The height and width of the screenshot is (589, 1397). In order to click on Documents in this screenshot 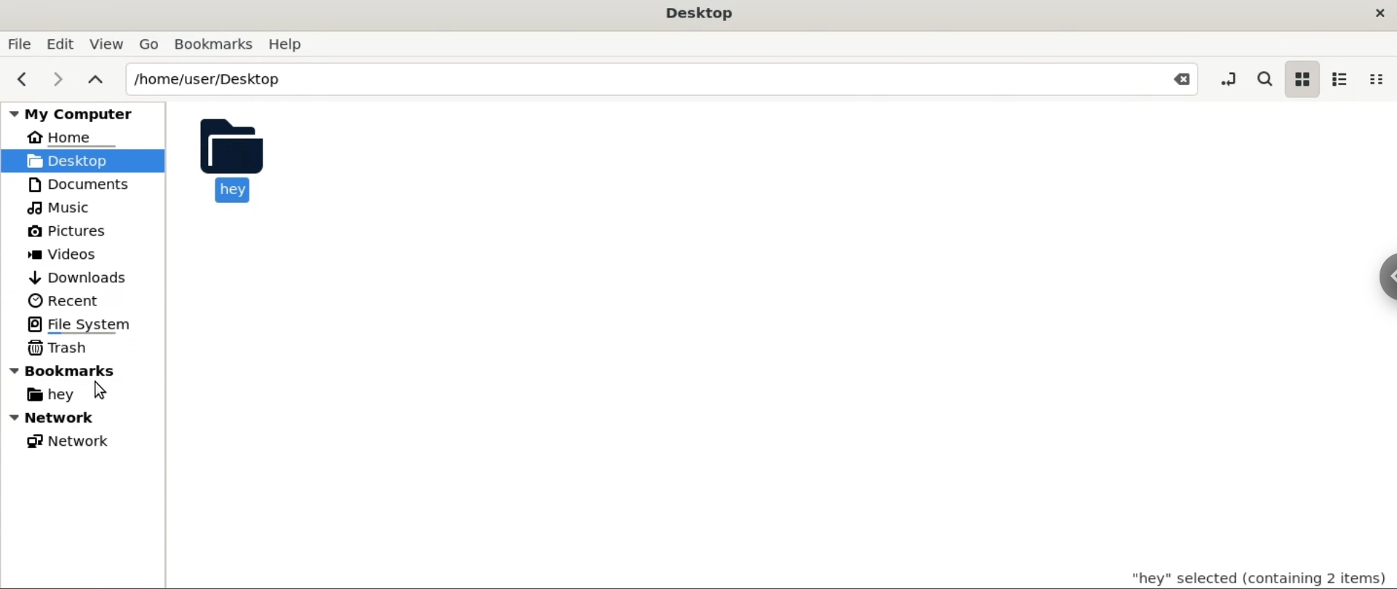, I will do `click(77, 184)`.